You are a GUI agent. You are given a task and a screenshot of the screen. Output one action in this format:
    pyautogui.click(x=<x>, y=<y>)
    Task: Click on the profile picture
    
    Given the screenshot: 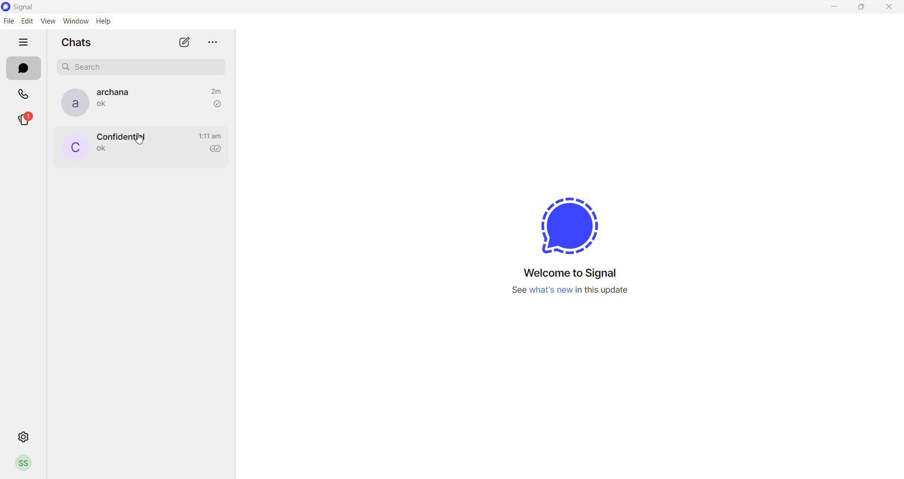 What is the action you would take?
    pyautogui.click(x=73, y=103)
    